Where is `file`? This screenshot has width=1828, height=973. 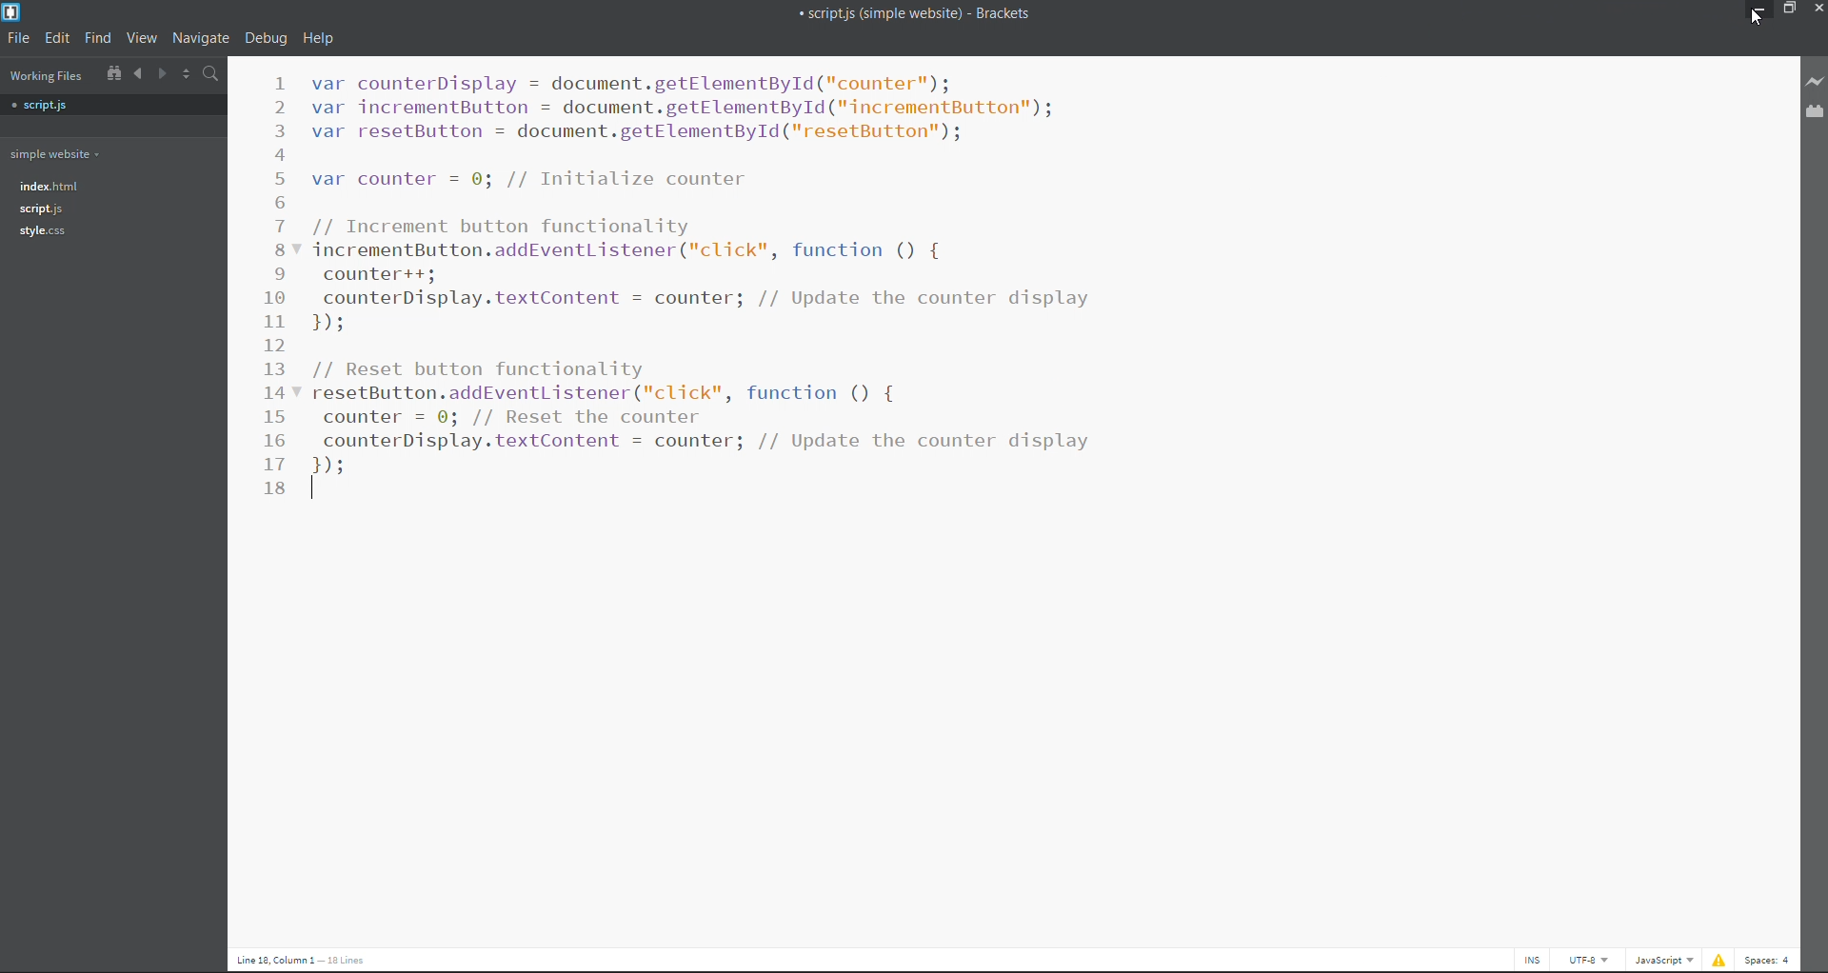
file is located at coordinates (21, 37).